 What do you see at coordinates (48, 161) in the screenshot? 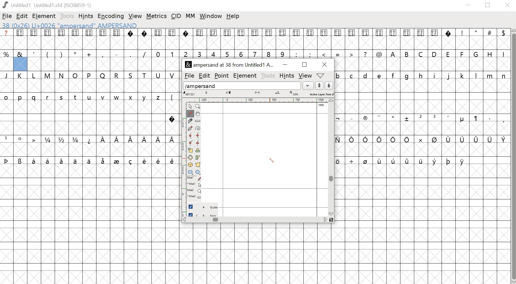
I see `symbol` at bounding box center [48, 161].